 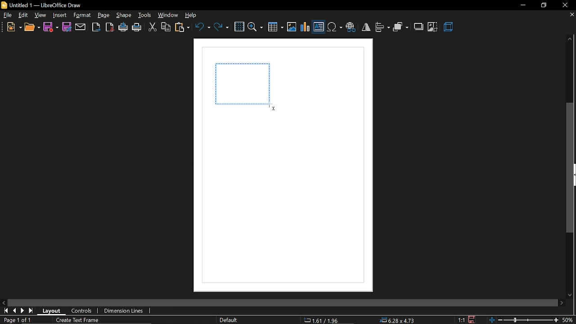 What do you see at coordinates (183, 28) in the screenshot?
I see `paste` at bounding box center [183, 28].